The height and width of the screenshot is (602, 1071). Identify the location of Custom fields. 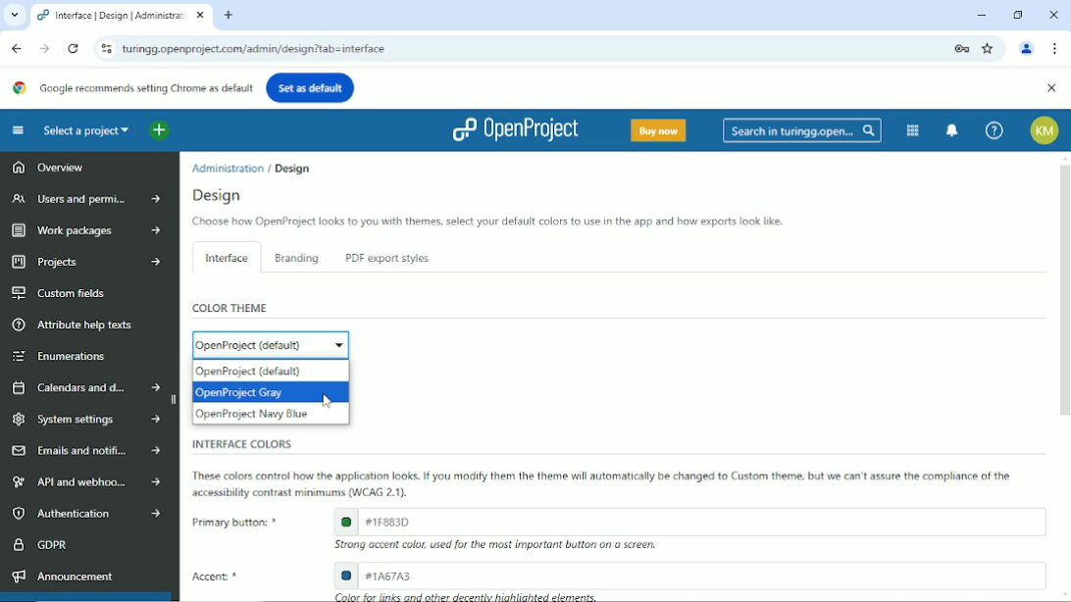
(61, 293).